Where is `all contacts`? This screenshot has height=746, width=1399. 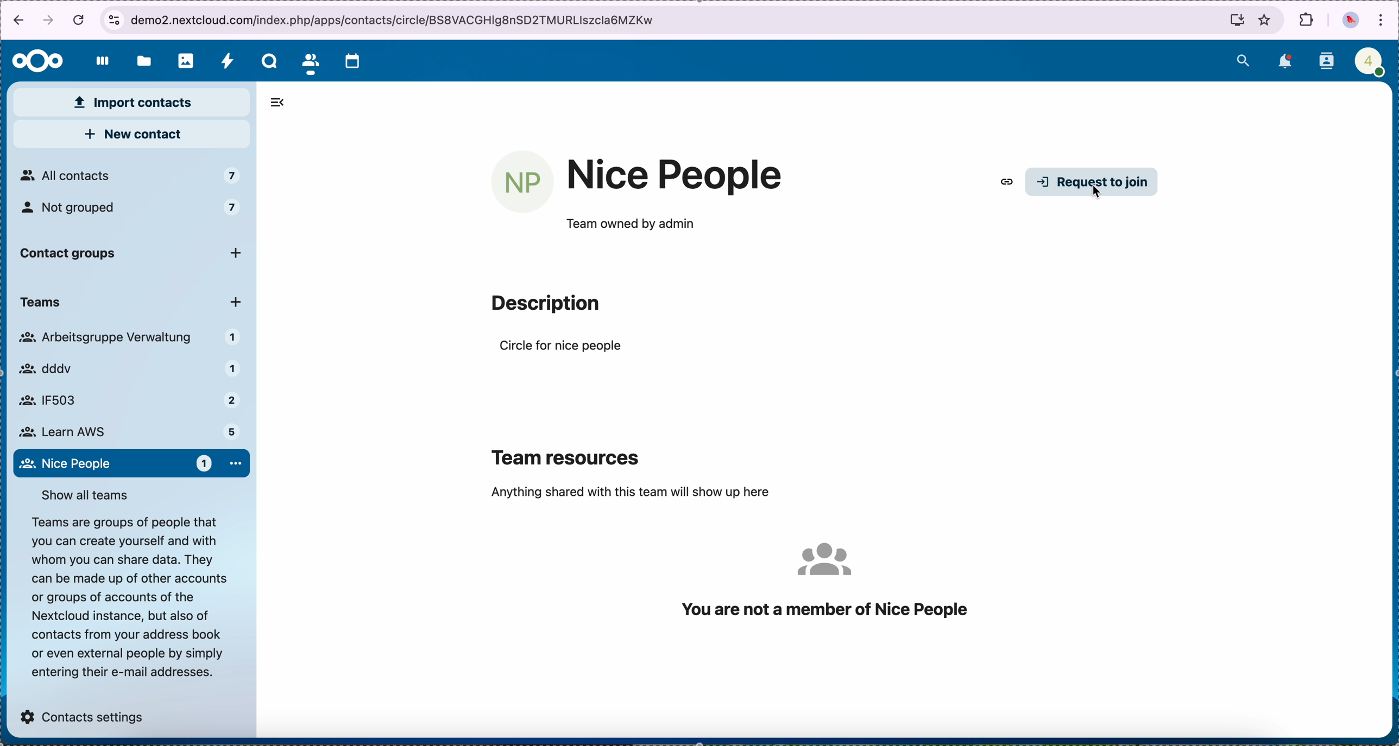 all contacts is located at coordinates (129, 176).